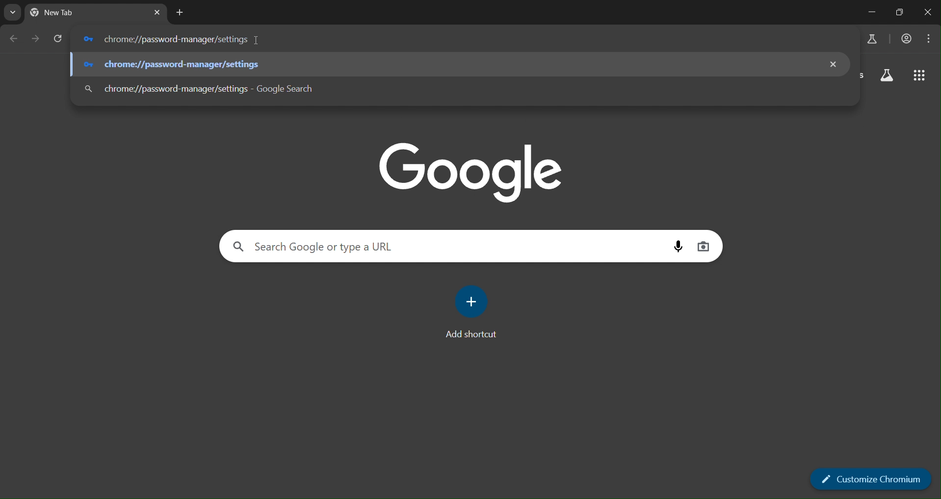  What do you see at coordinates (704, 246) in the screenshot?
I see `image search` at bounding box center [704, 246].